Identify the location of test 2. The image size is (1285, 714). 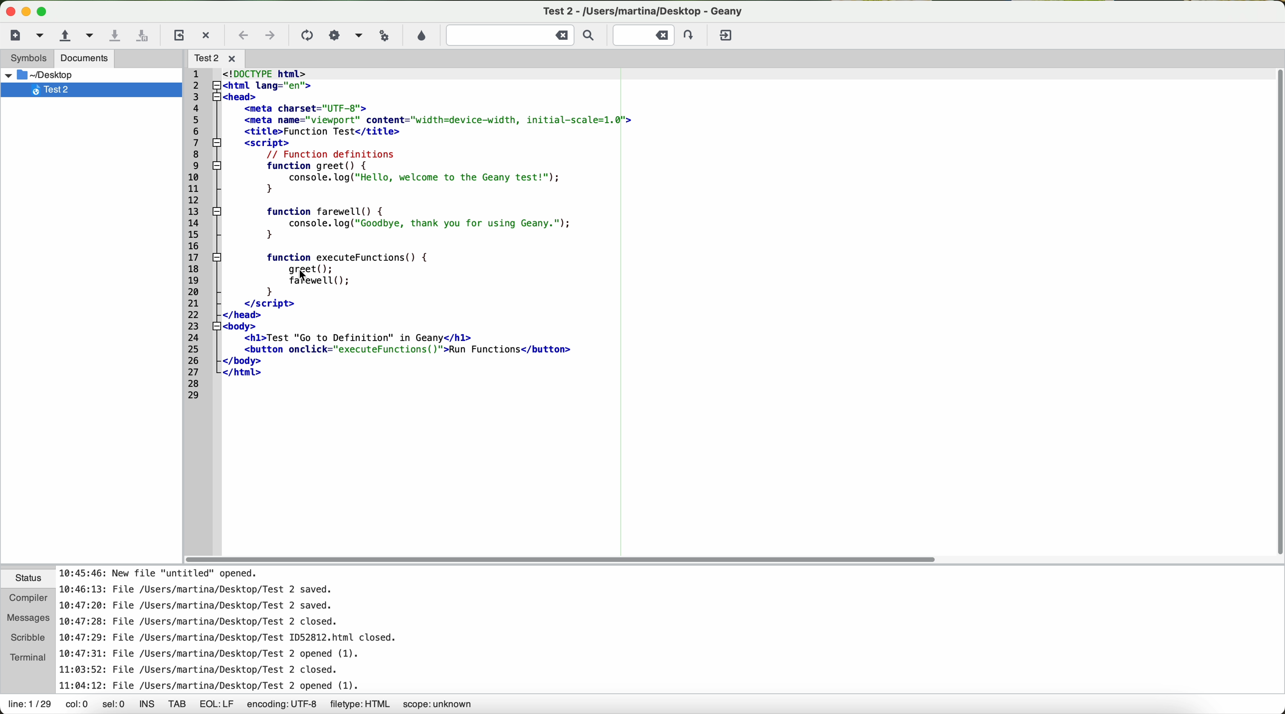
(653, 9).